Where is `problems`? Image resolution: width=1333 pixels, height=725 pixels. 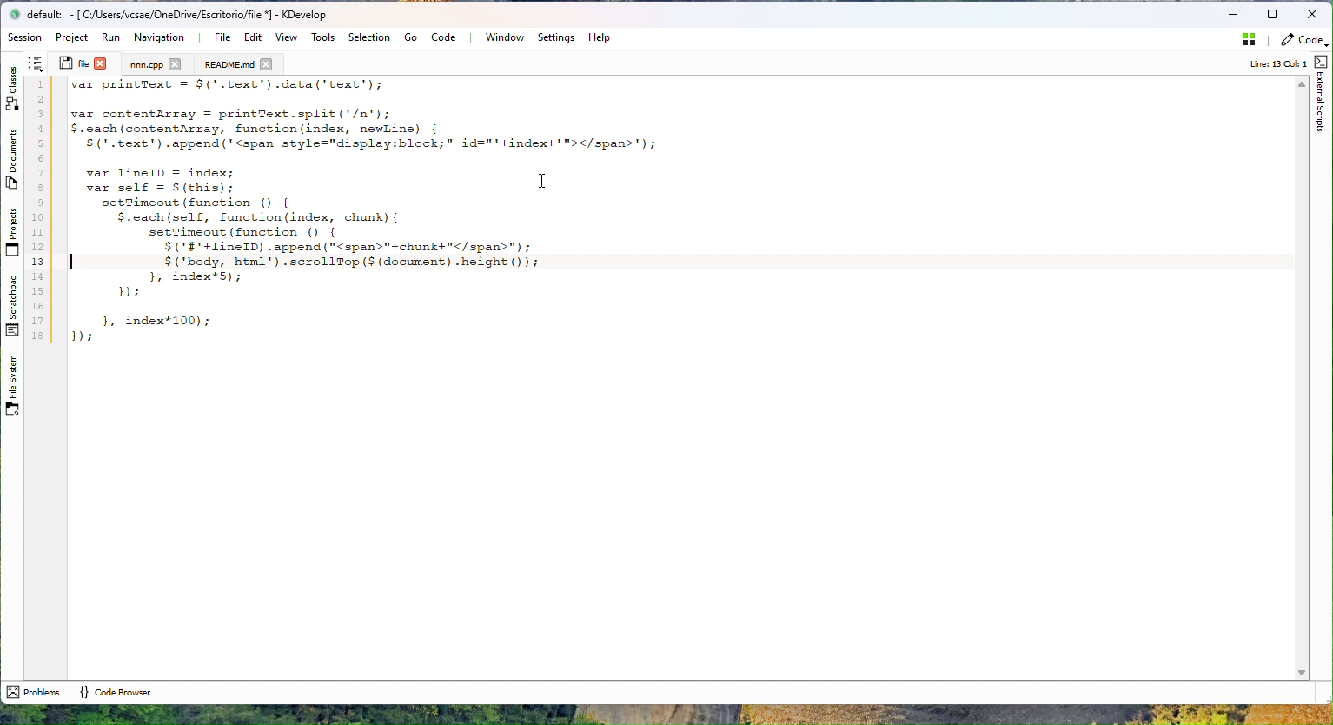 problems is located at coordinates (33, 692).